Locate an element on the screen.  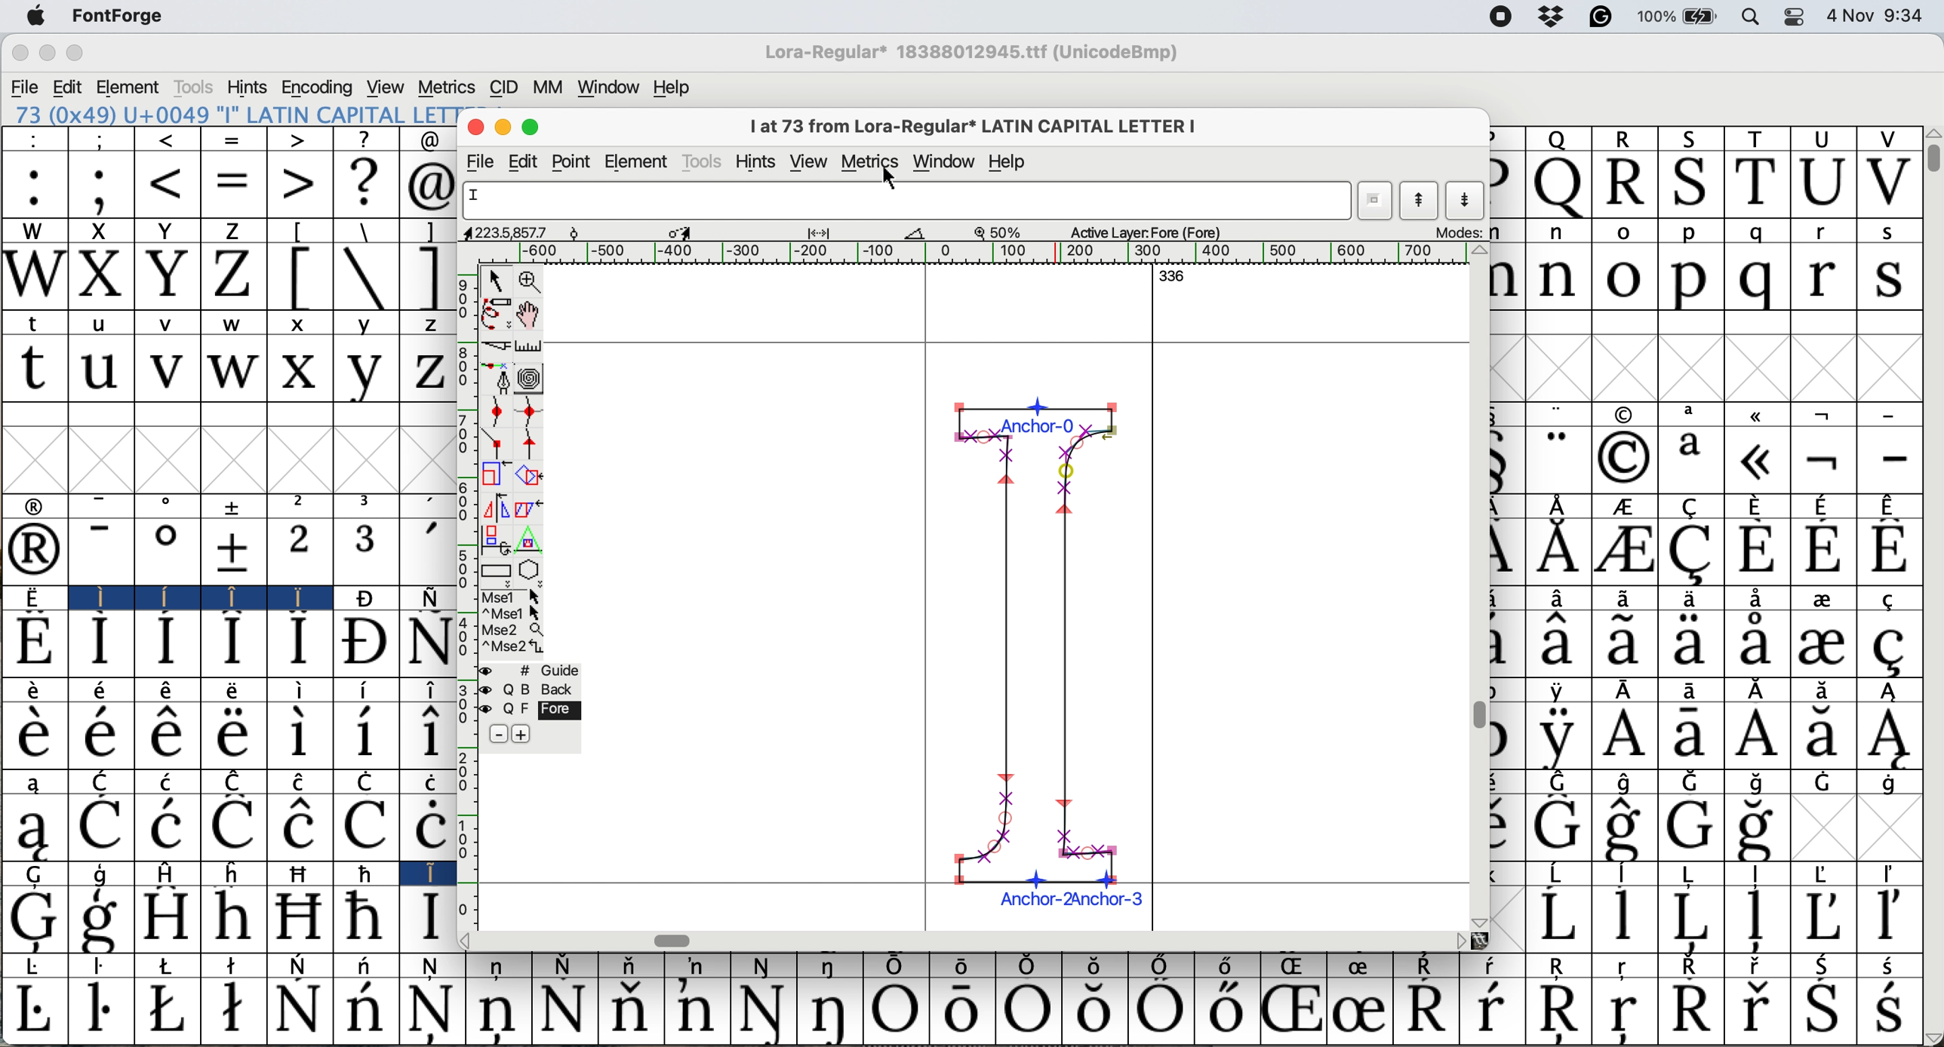
Symbol is located at coordinates (1626, 643).